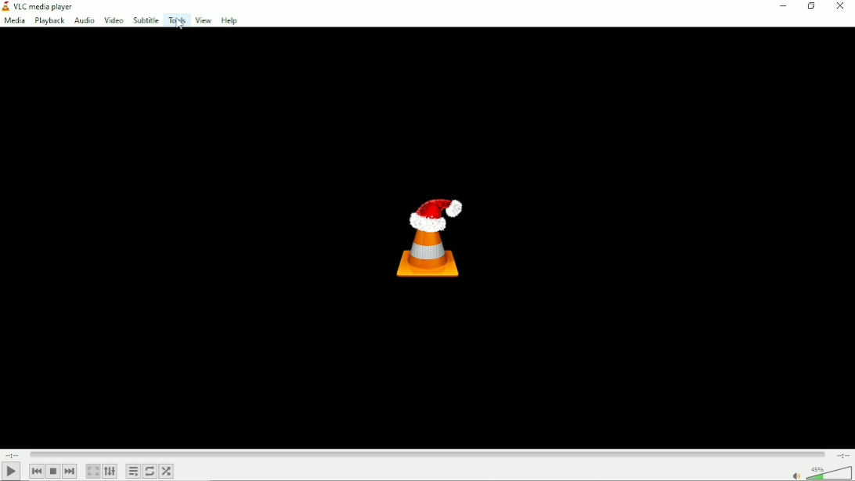  What do you see at coordinates (843, 455) in the screenshot?
I see `Total duration` at bounding box center [843, 455].